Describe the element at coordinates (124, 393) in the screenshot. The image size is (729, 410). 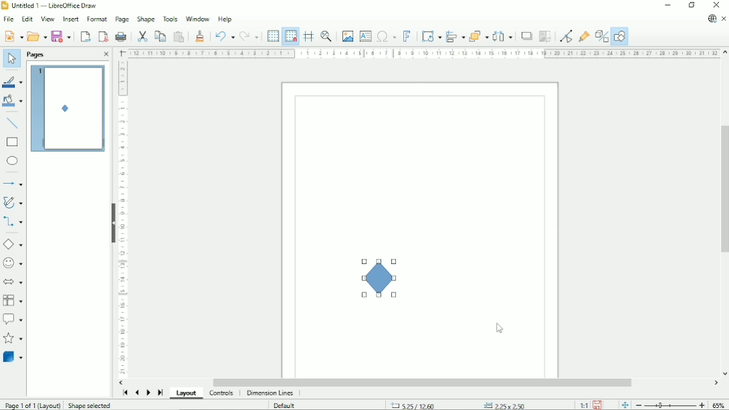
I see `Scroll to first page` at that location.